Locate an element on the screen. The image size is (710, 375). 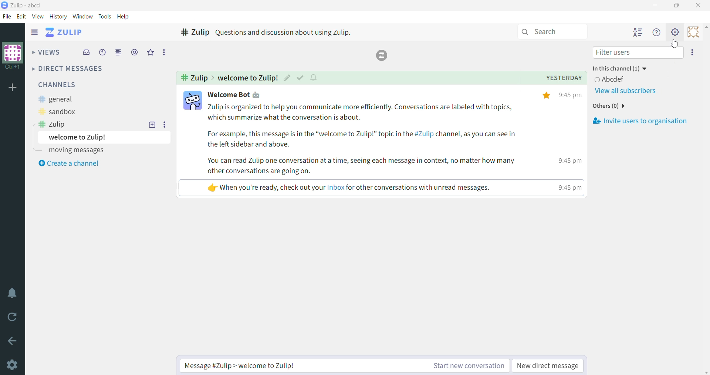
Channel - Zulip is located at coordinates (192, 33).